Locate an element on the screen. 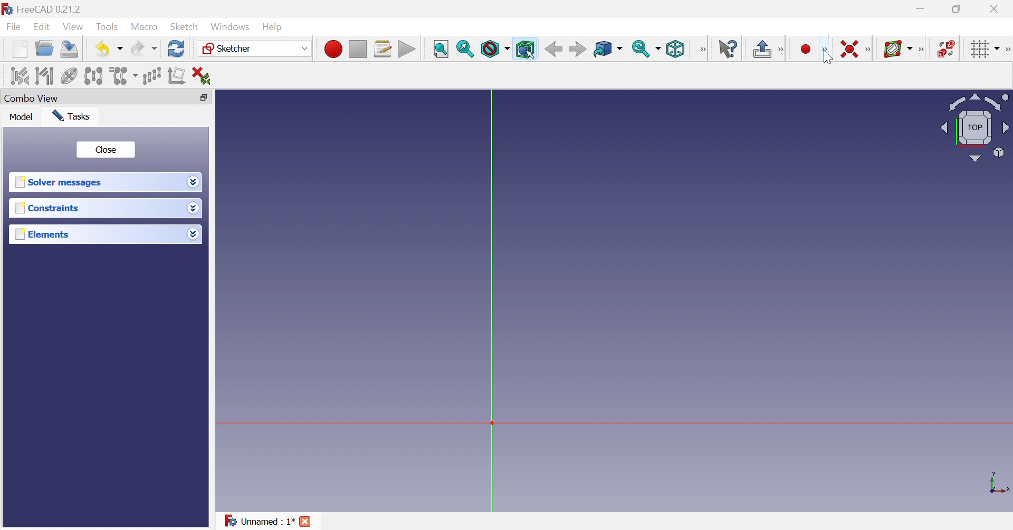  Close is located at coordinates (995, 8).